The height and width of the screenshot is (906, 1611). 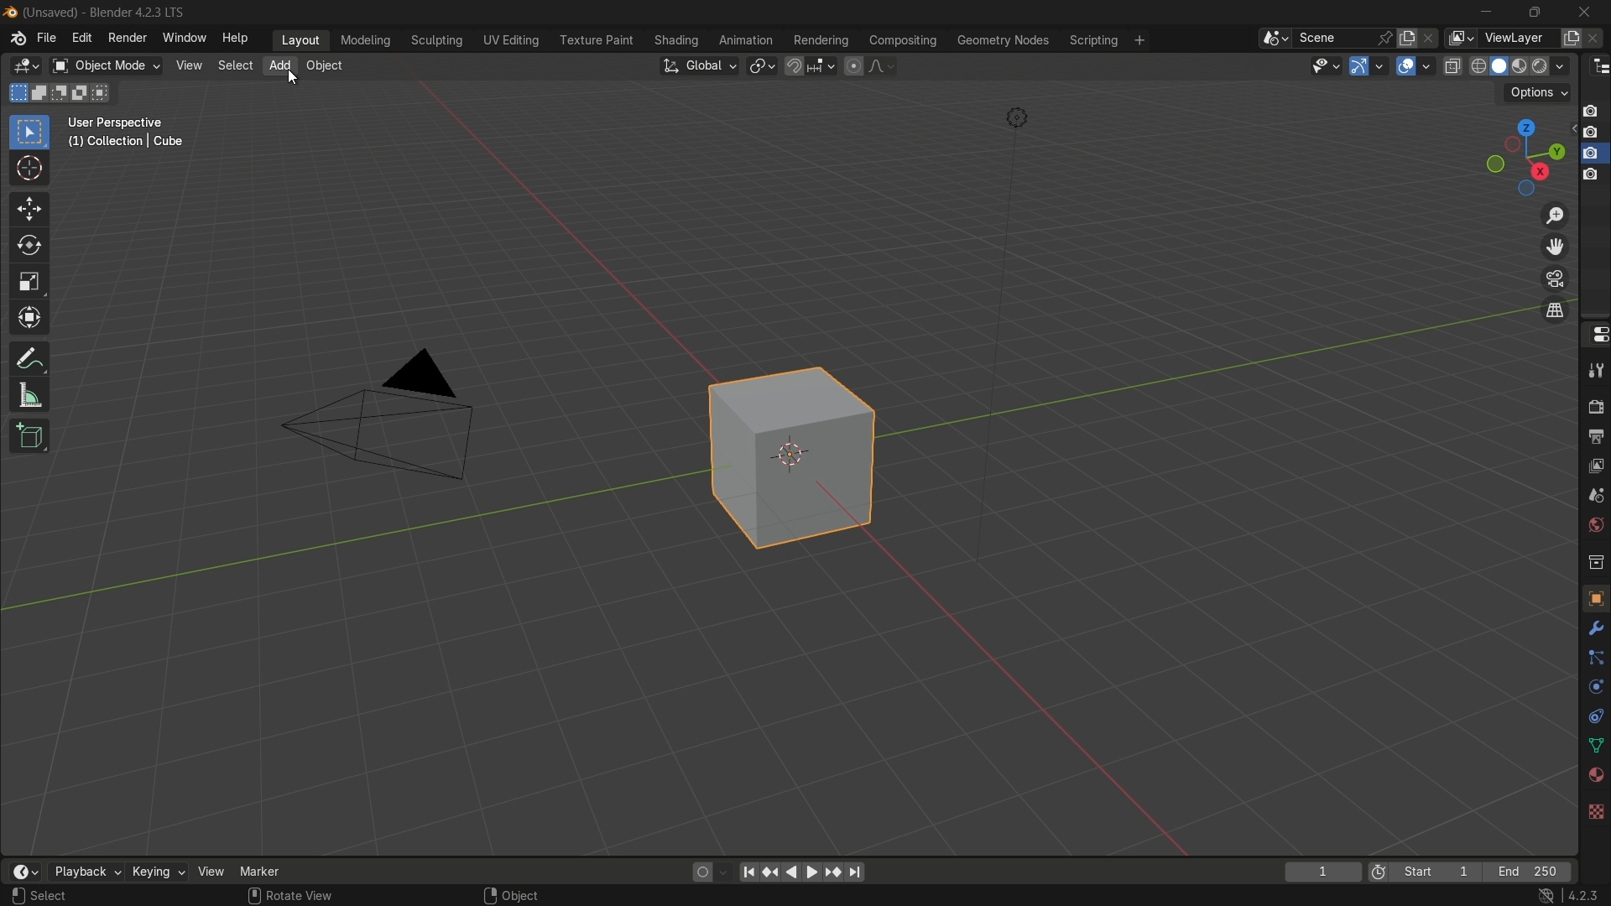 I want to click on switch the current view, so click(x=1553, y=310).